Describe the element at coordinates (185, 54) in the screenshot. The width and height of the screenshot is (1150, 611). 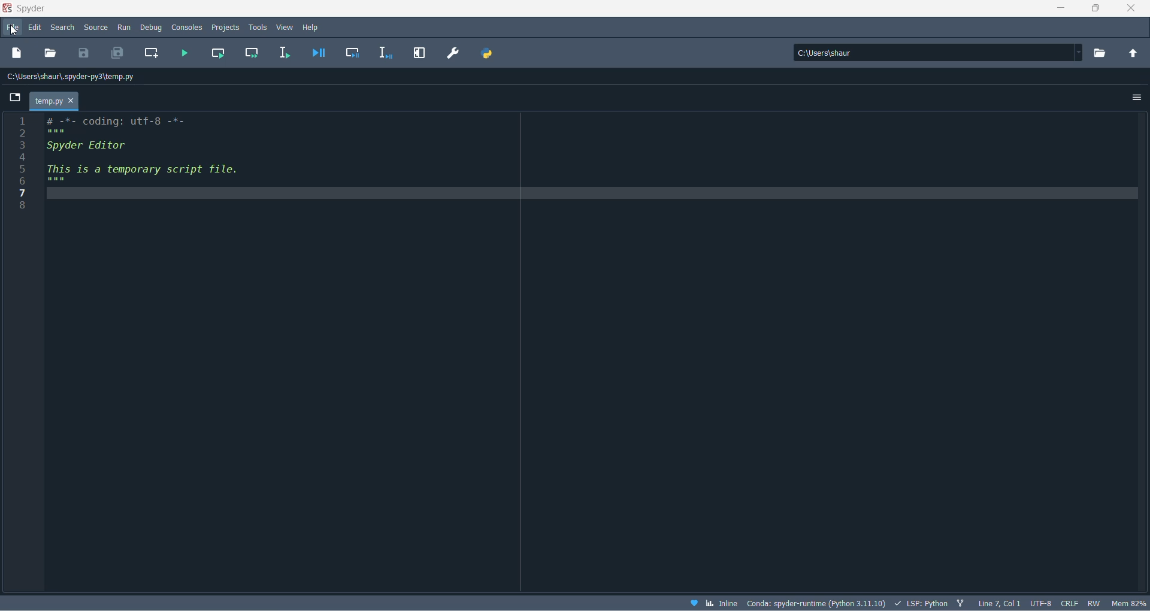
I see `run file` at that location.